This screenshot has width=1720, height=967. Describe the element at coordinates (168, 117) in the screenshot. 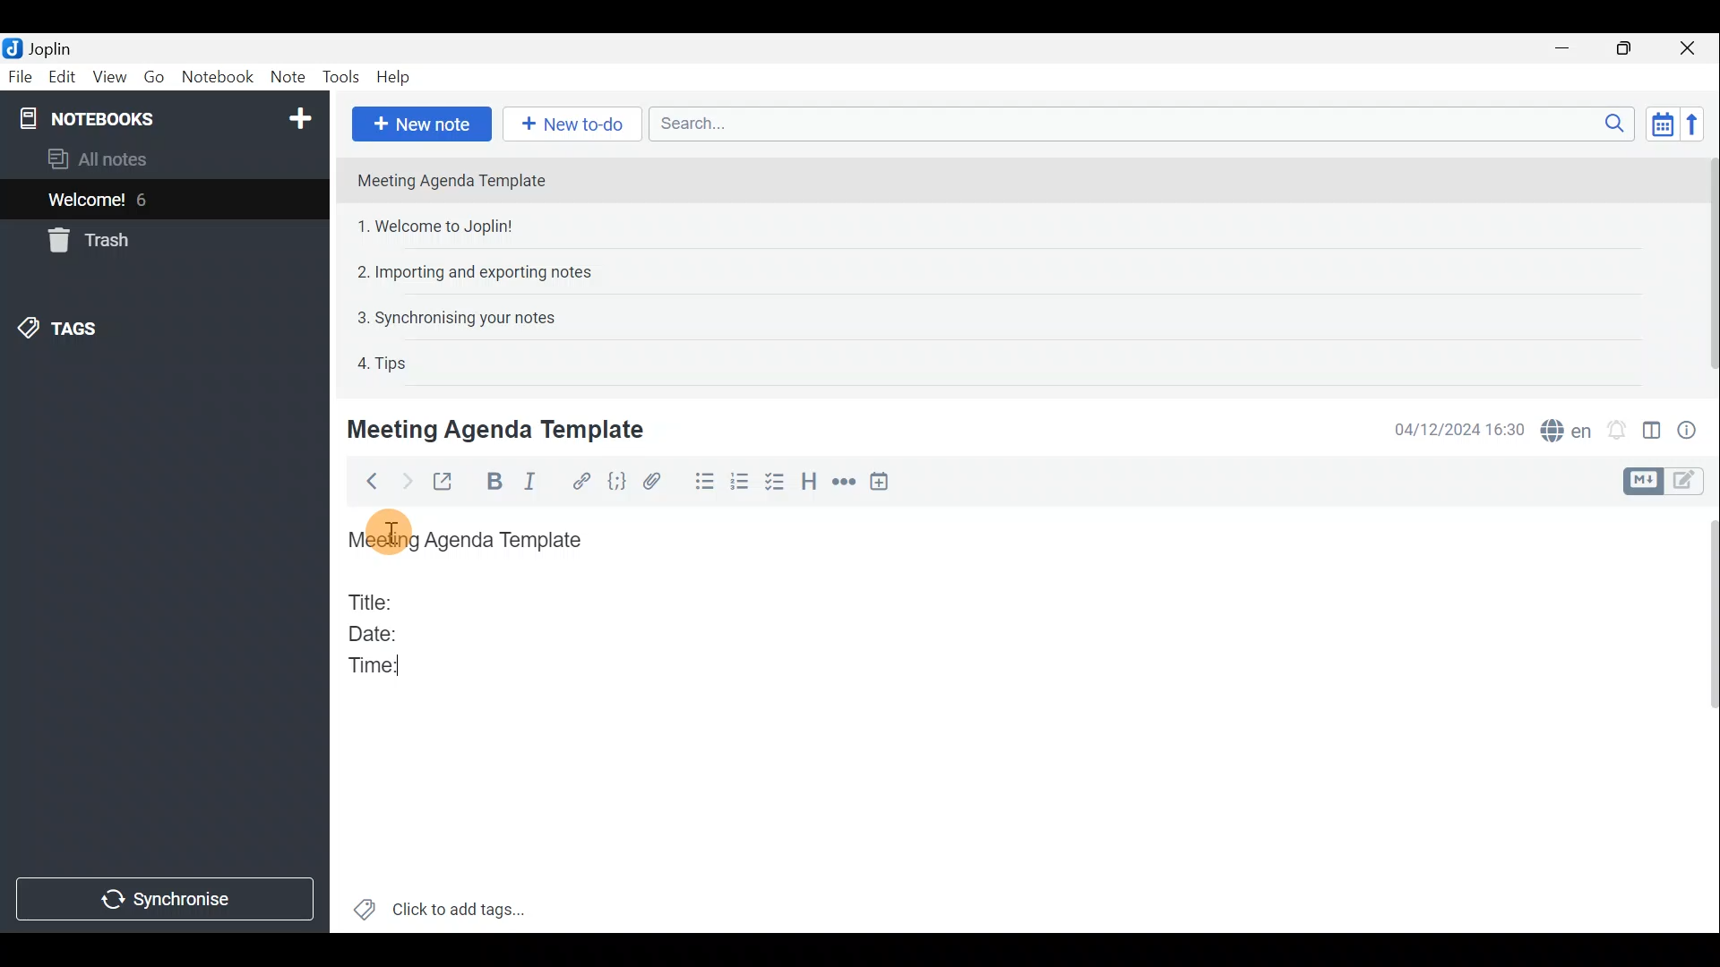

I see `Notebooks` at that location.